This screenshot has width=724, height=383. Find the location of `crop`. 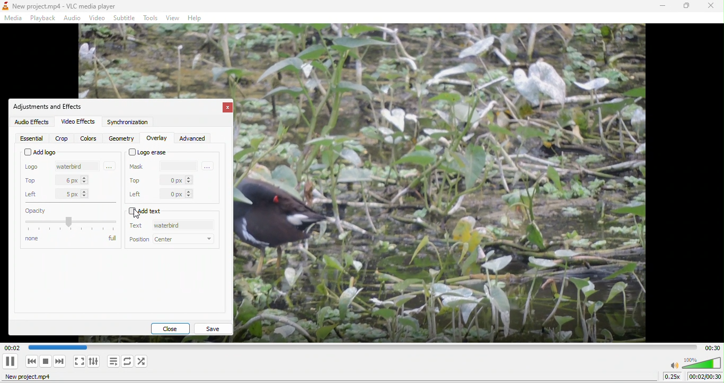

crop is located at coordinates (63, 137).